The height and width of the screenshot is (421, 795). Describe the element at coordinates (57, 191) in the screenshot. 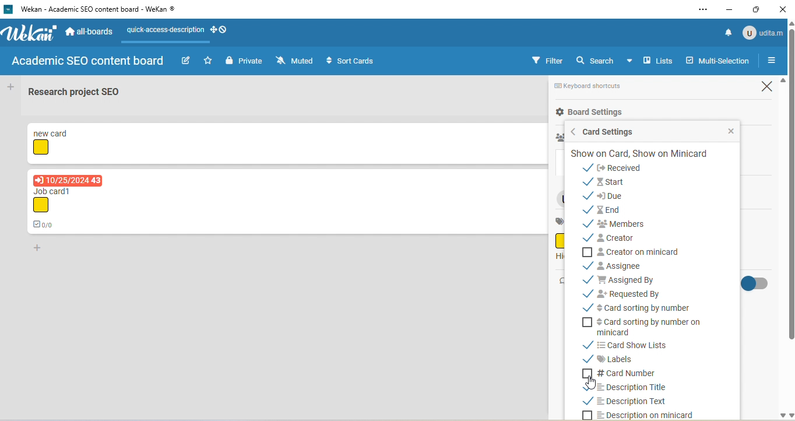

I see `Job card1` at that location.